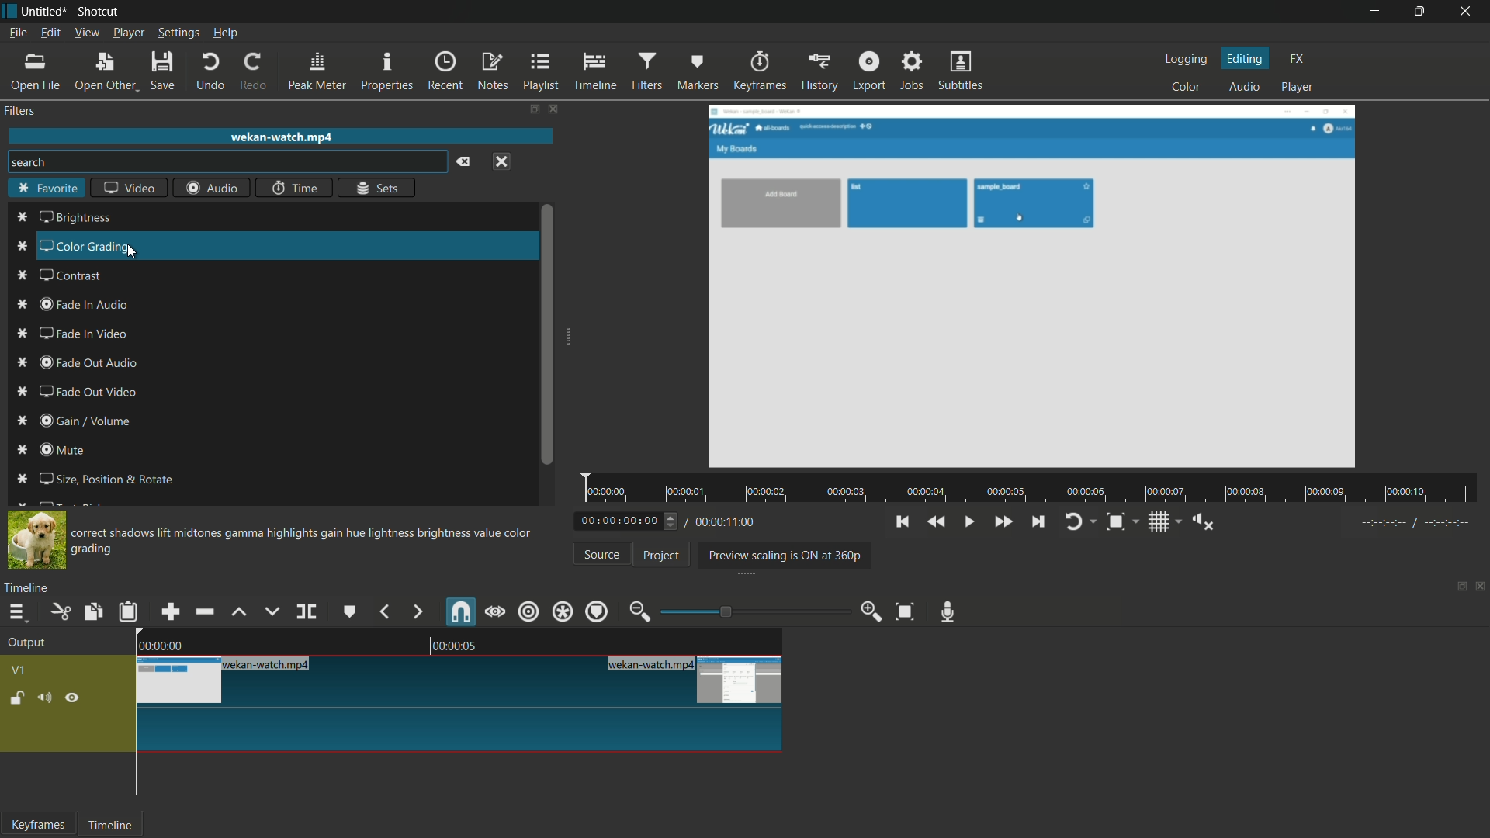  What do you see at coordinates (1204, 522) in the screenshot?
I see `show volume control` at bounding box center [1204, 522].